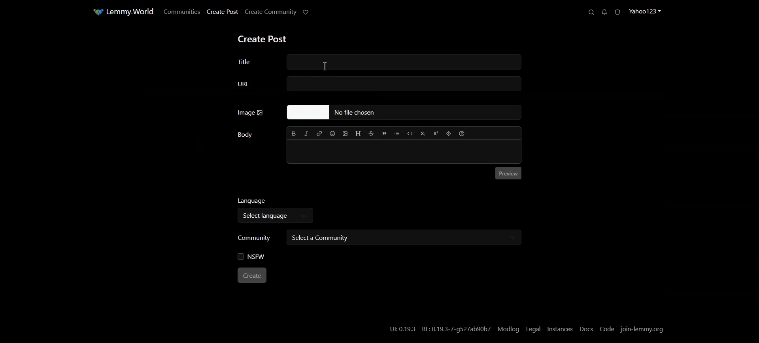 This screenshot has height=343, width=759. I want to click on Formatting help, so click(462, 133).